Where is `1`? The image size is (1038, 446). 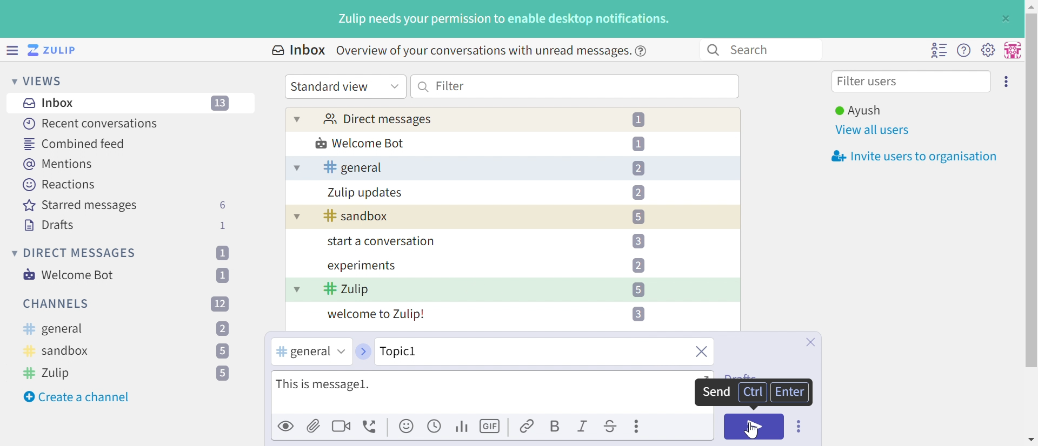
1 is located at coordinates (641, 120).